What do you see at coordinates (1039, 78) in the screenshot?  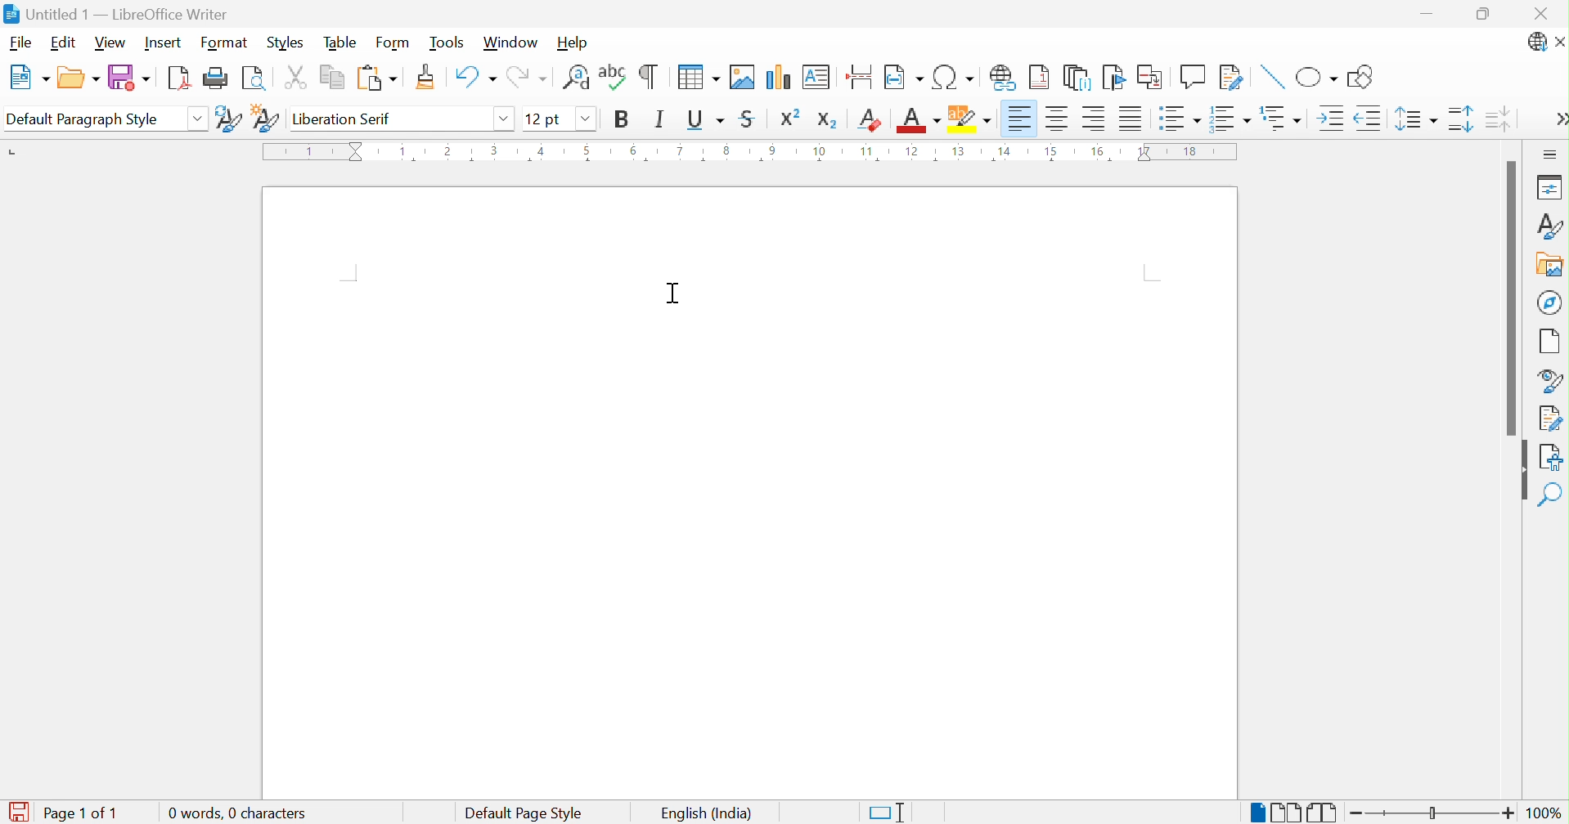 I see `Insert footnote` at bounding box center [1039, 78].